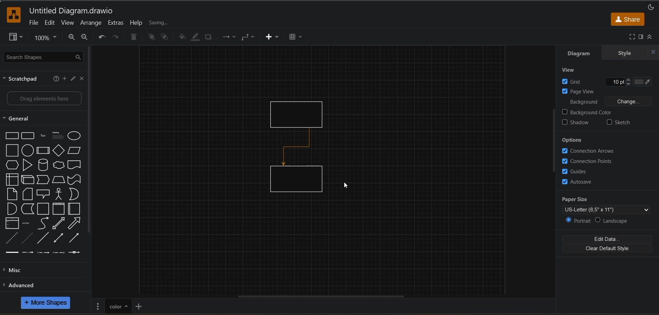 This screenshot has height=315, width=659. What do you see at coordinates (11, 209) in the screenshot?
I see `AND` at bounding box center [11, 209].